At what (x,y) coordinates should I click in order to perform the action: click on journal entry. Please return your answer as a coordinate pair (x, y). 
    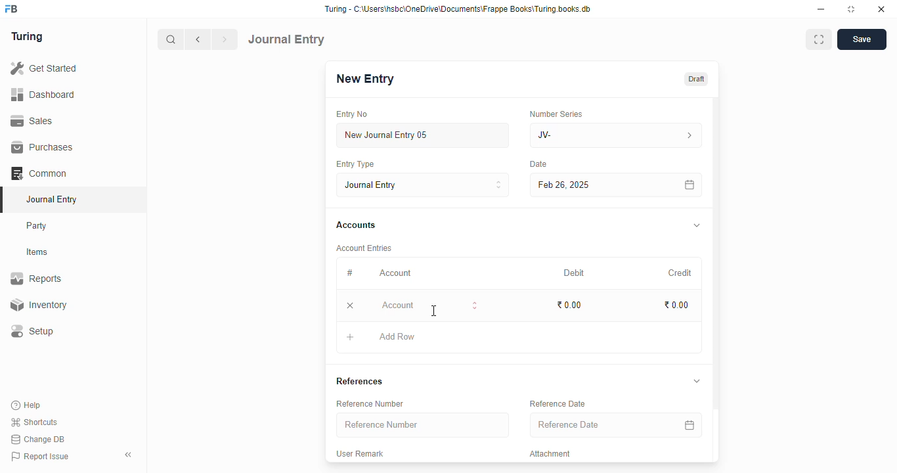
    Looking at the image, I should click on (424, 185).